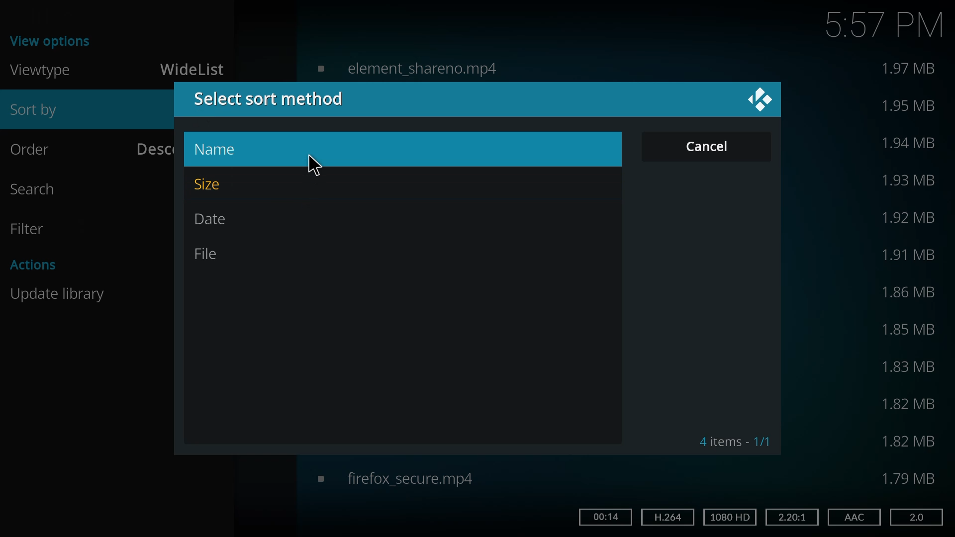 This screenshot has width=955, height=537. What do you see at coordinates (735, 441) in the screenshot?
I see `4 items` at bounding box center [735, 441].